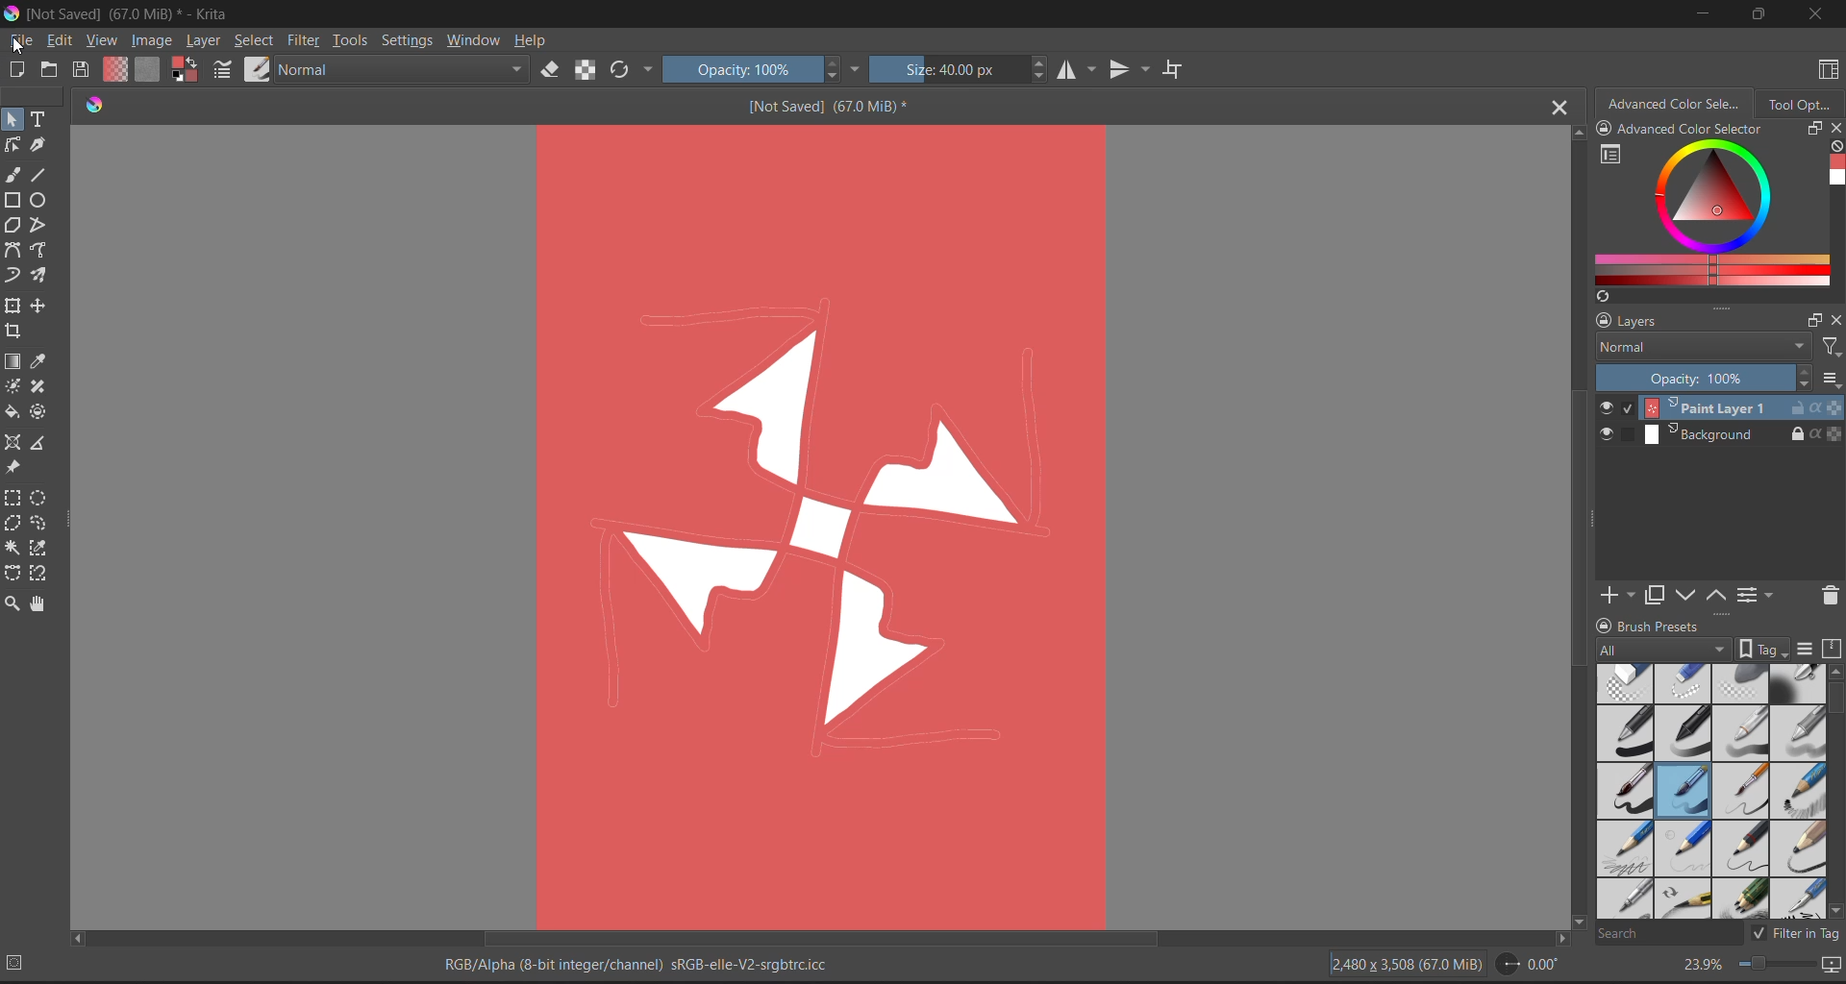 This screenshot has width=1846, height=984. Describe the element at coordinates (1719, 593) in the screenshot. I see `mask up` at that location.